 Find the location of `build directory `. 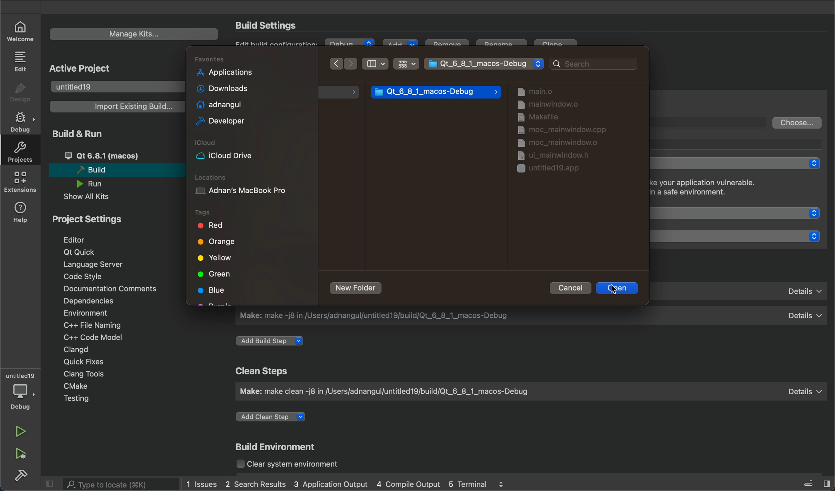

build directory  is located at coordinates (712, 122).